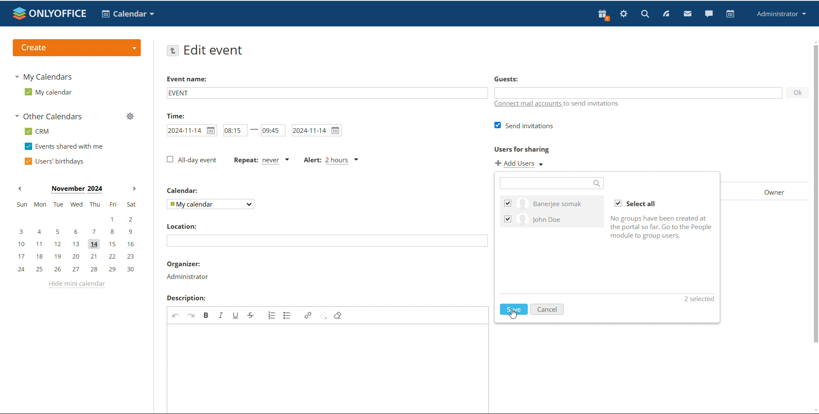  I want to click on create, so click(77, 47).